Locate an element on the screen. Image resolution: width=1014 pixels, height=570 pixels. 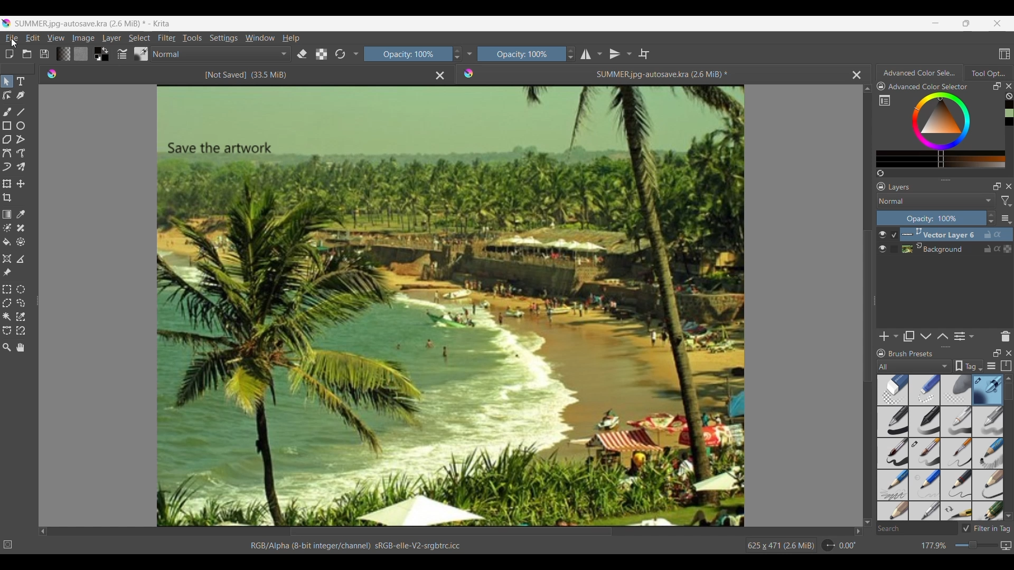
Settings is located at coordinates (223, 37).